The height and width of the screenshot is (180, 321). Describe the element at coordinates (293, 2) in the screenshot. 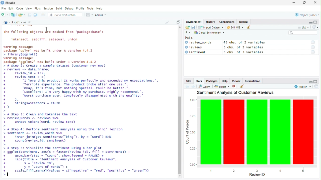

I see `Minimize` at that location.